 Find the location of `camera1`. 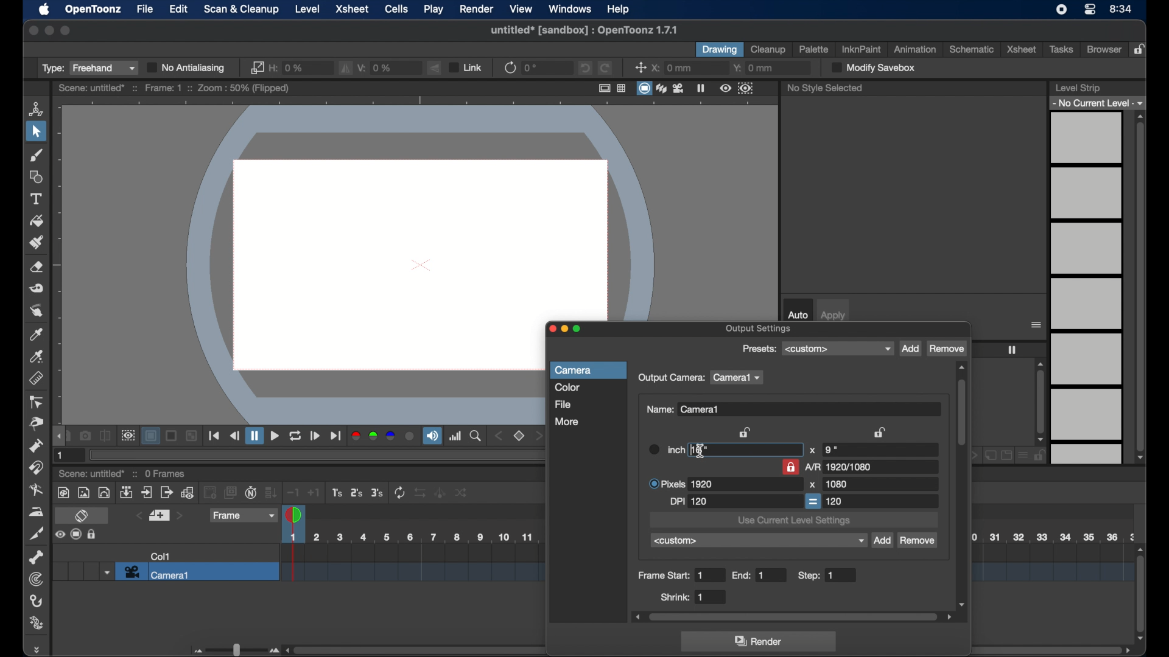

camera1 is located at coordinates (739, 378).